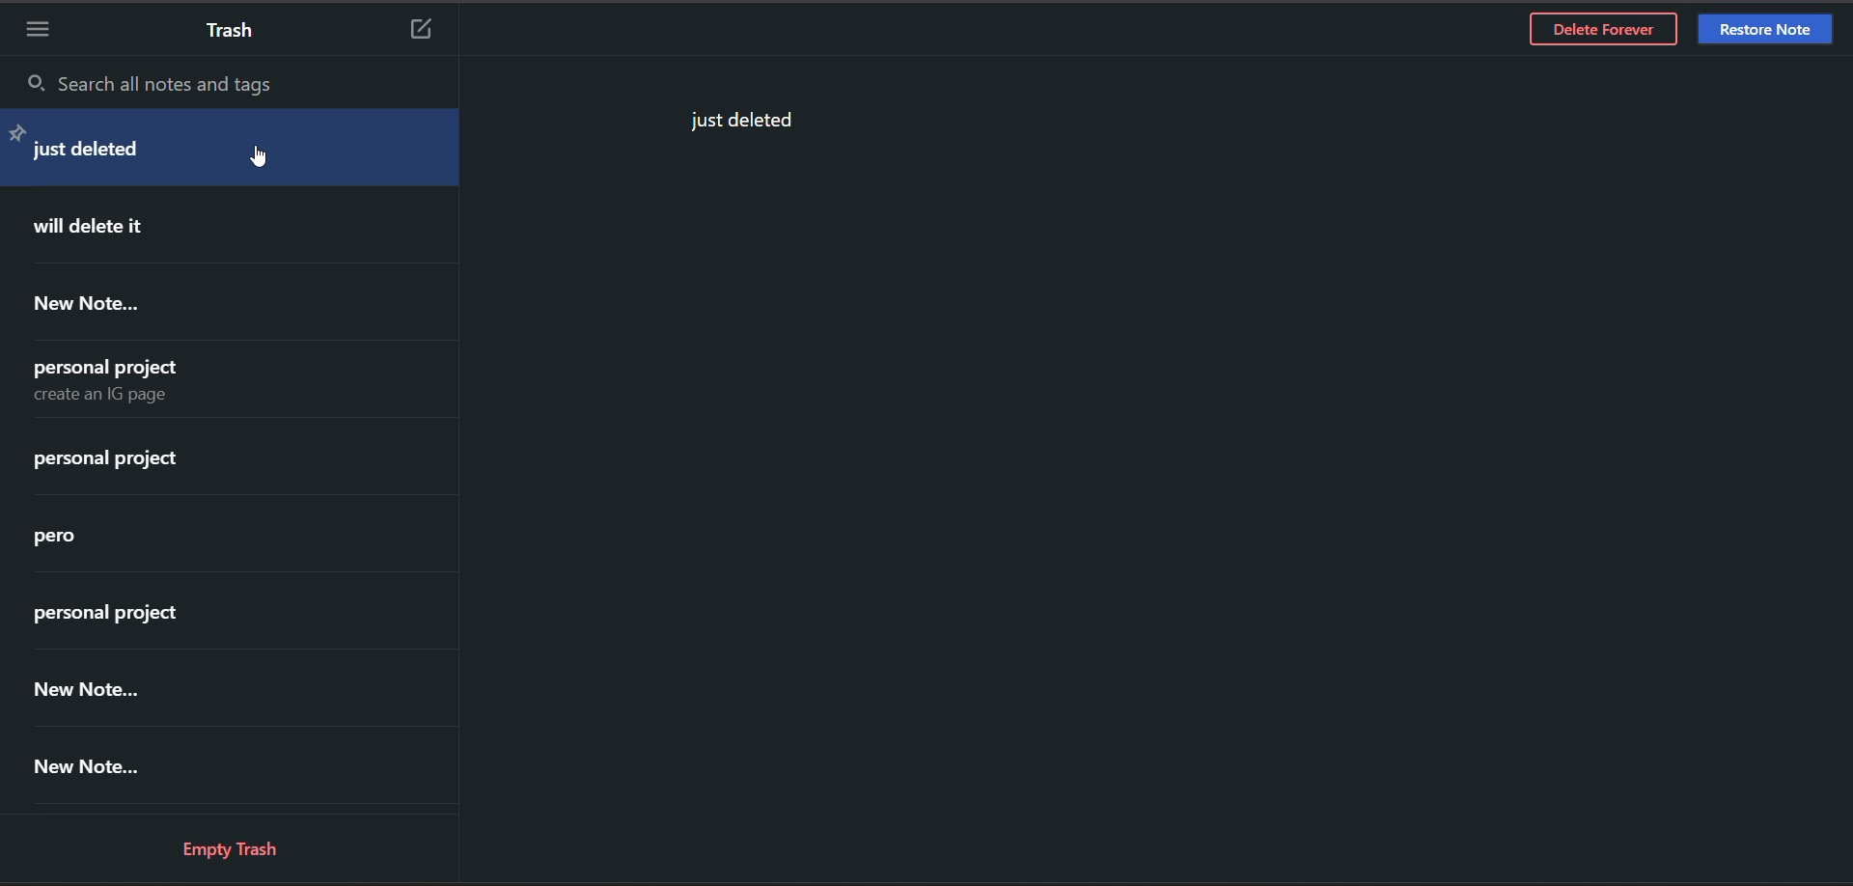 The height and width of the screenshot is (886, 1853). I want to click on search all notes and tags, so click(190, 85).